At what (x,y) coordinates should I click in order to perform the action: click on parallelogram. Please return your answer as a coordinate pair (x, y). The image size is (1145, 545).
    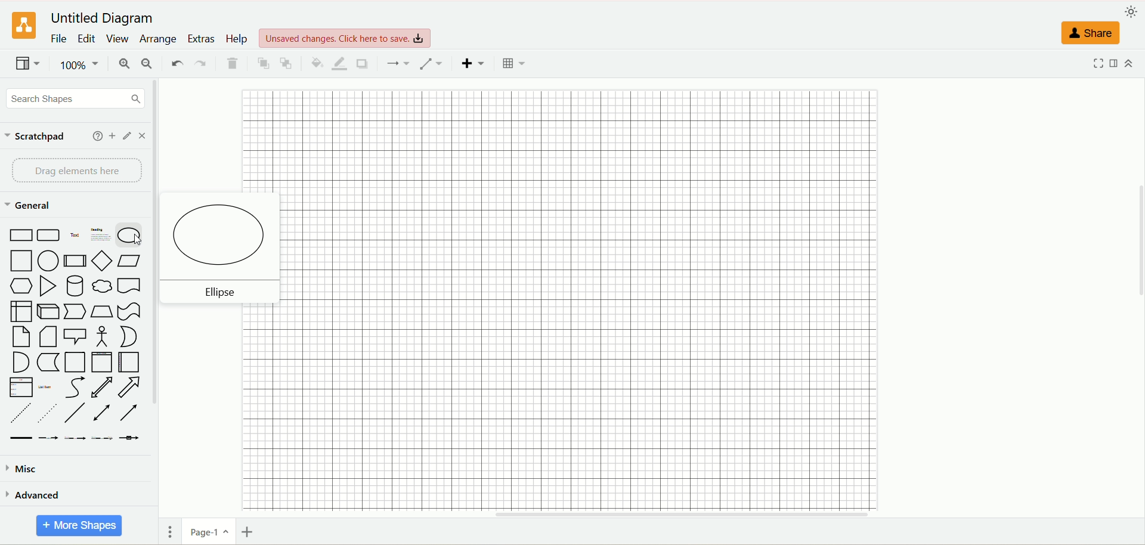
    Looking at the image, I should click on (132, 261).